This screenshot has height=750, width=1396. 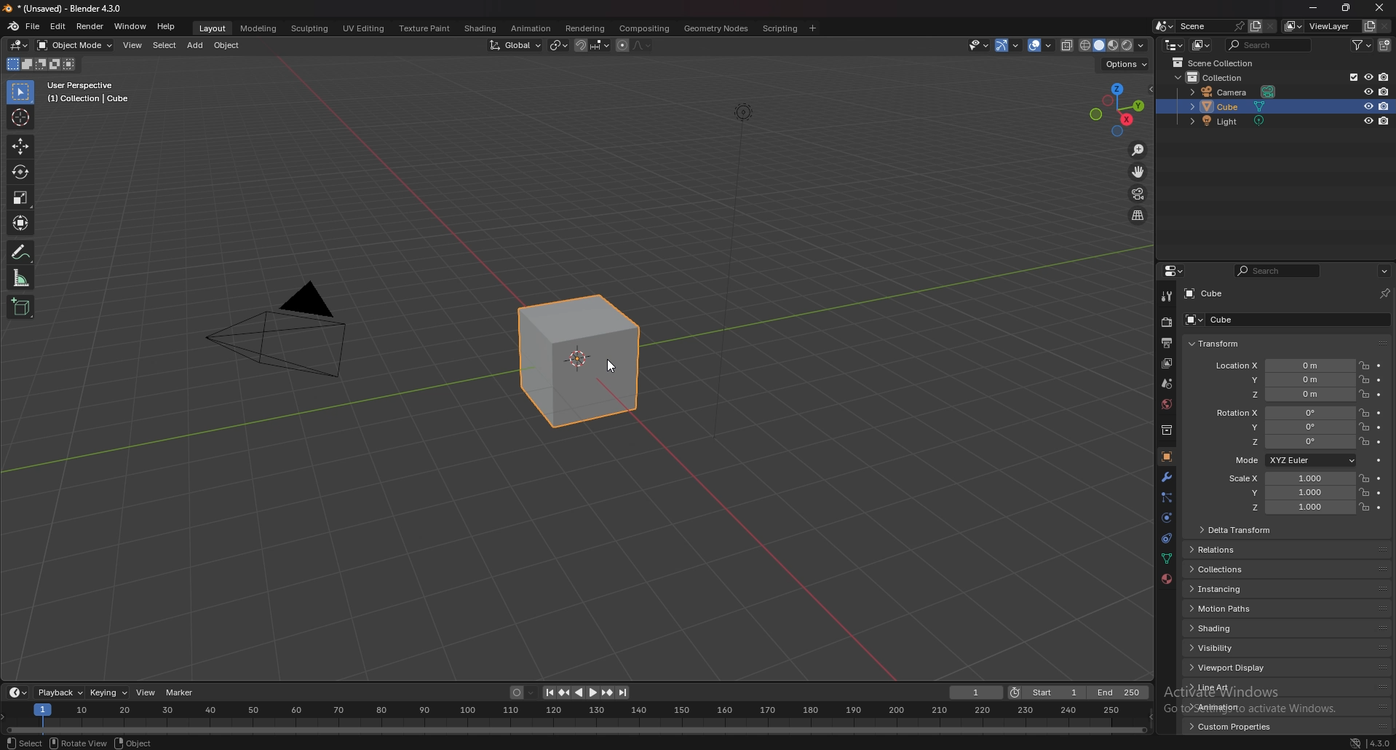 I want to click on editor type, so click(x=1175, y=45).